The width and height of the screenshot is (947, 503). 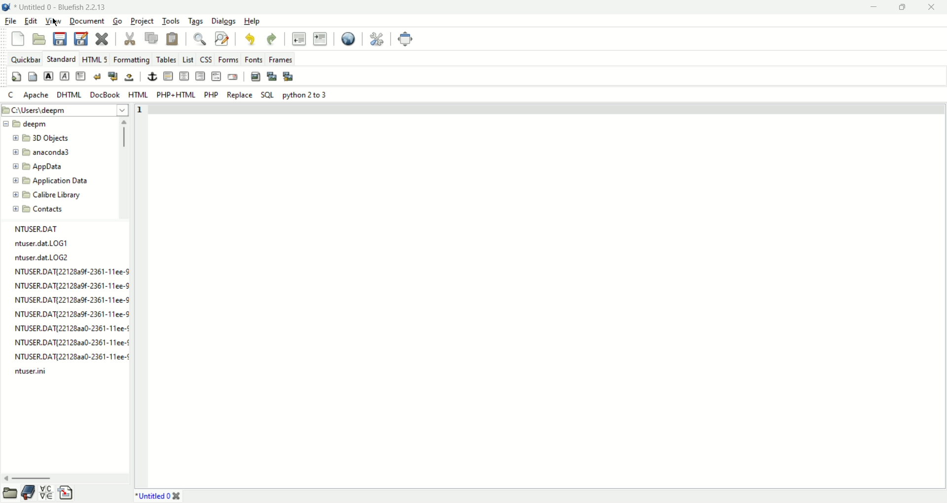 I want to click on List, so click(x=189, y=59).